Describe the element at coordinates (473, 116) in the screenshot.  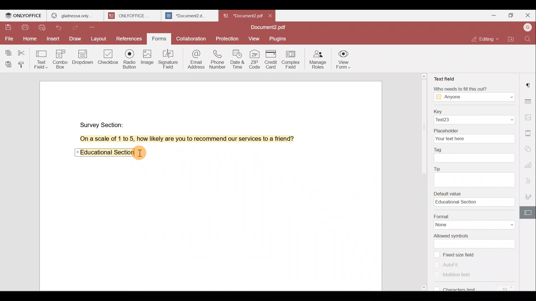
I see `Key` at that location.